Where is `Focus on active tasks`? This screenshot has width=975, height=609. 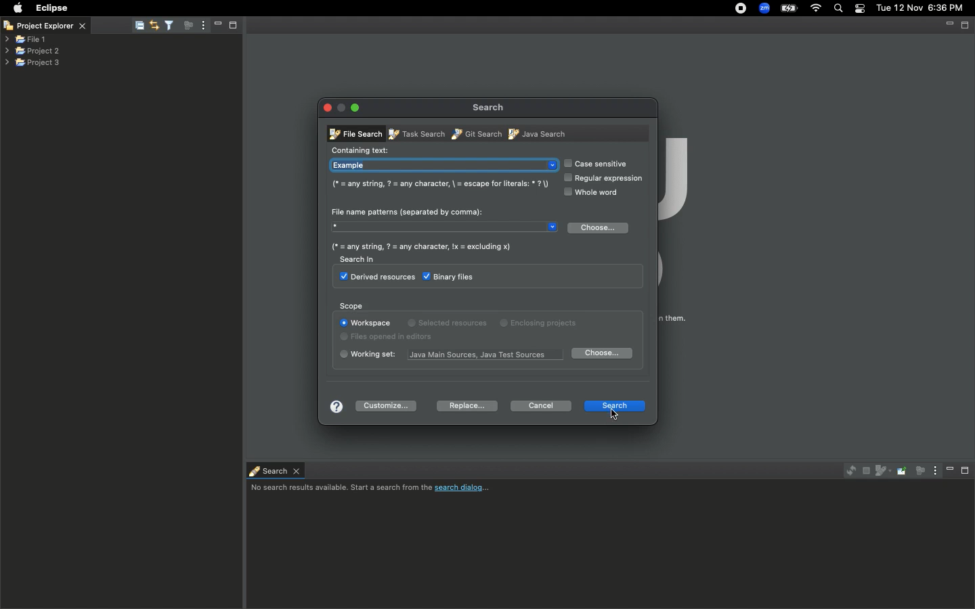 Focus on active tasks is located at coordinates (190, 28).